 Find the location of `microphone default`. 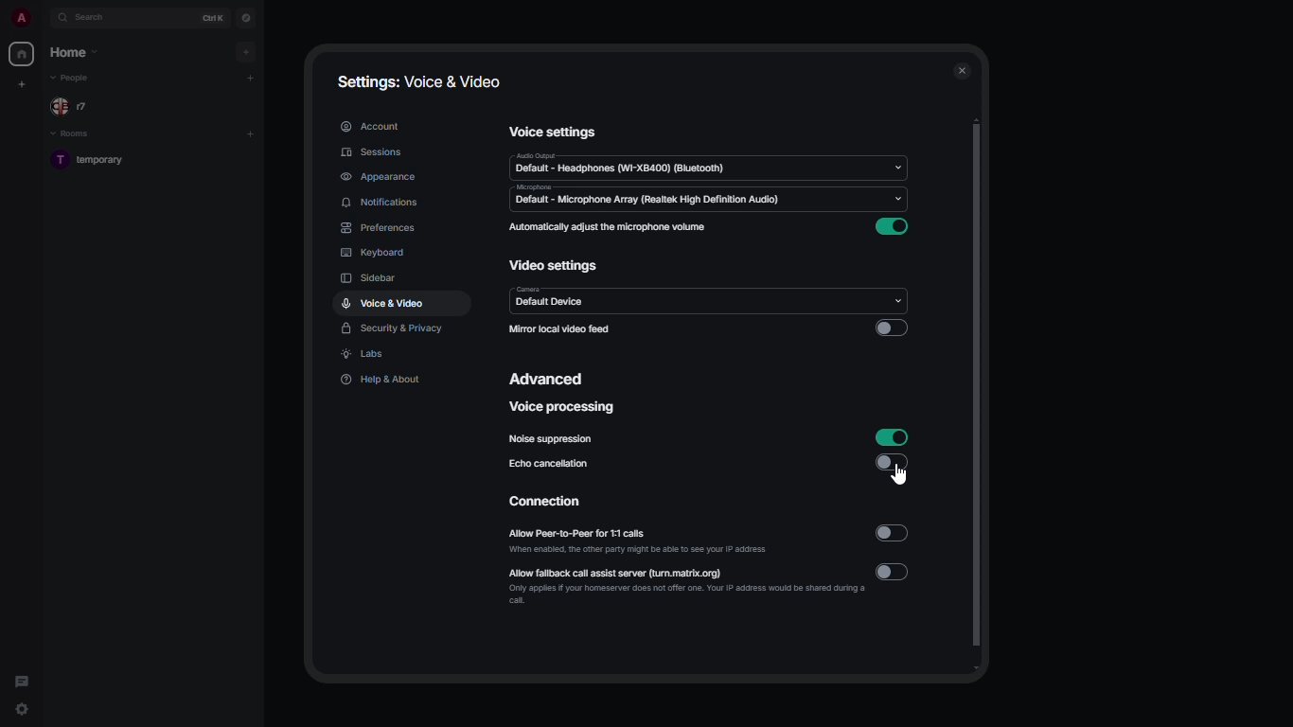

microphone default is located at coordinates (648, 197).